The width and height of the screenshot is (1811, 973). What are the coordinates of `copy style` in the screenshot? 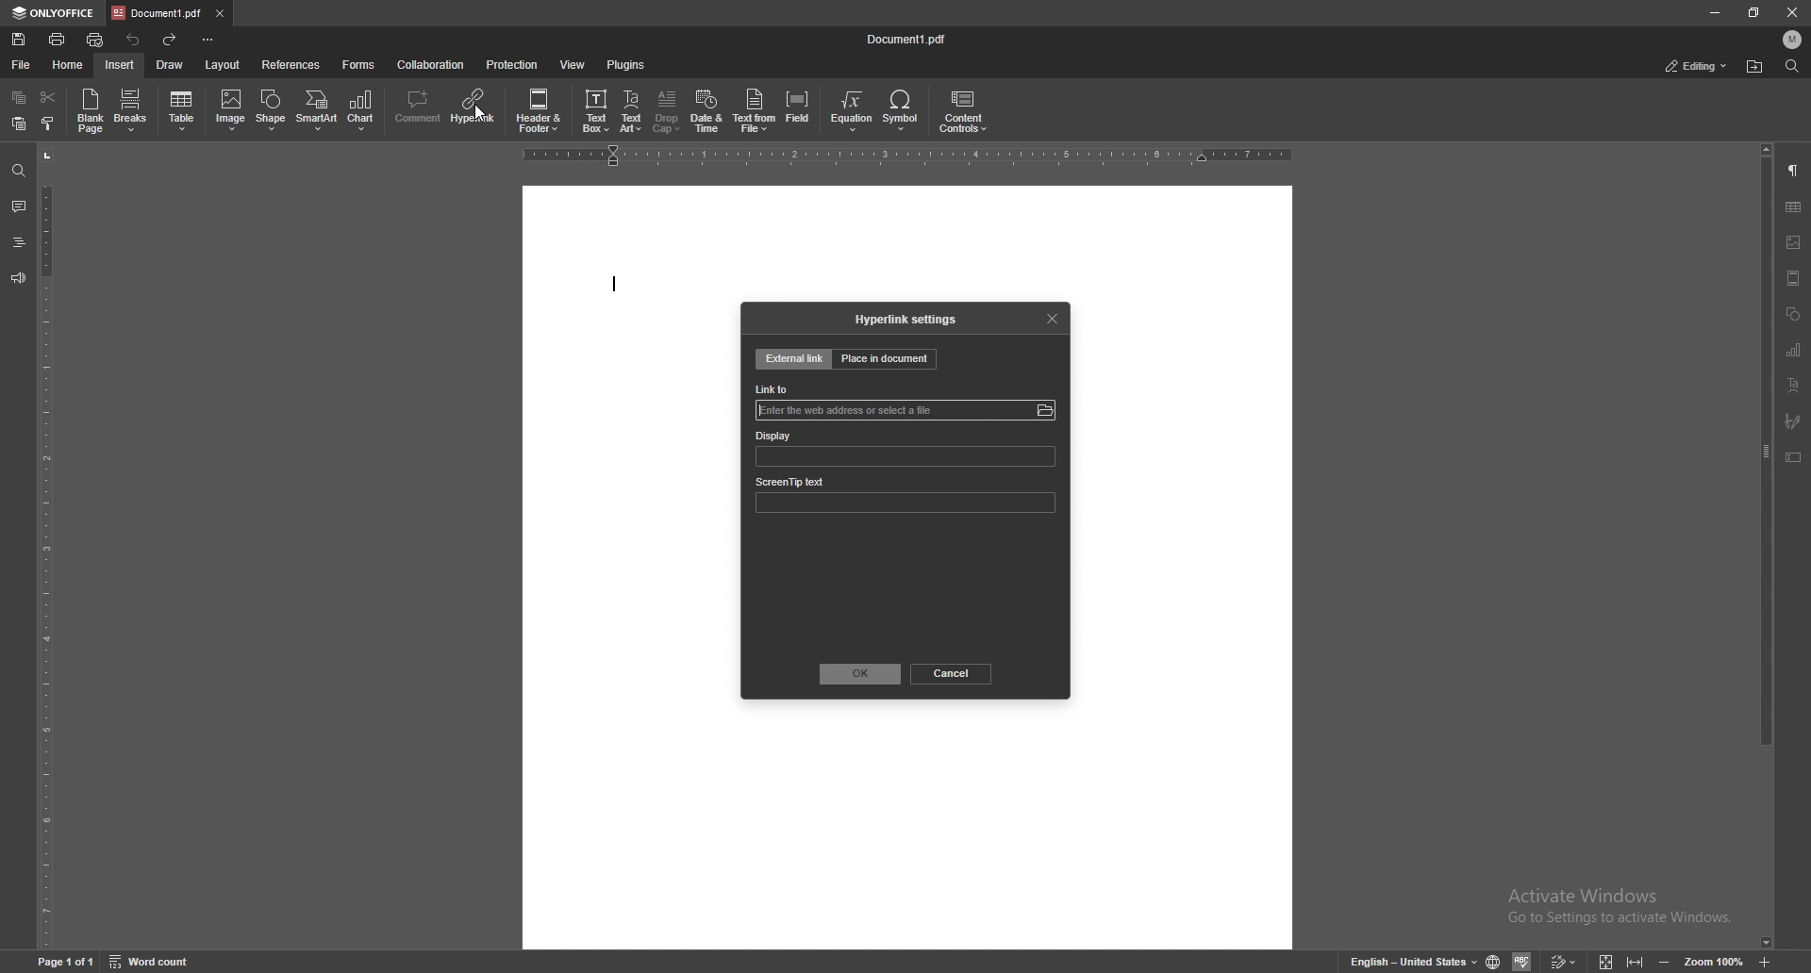 It's located at (48, 124).